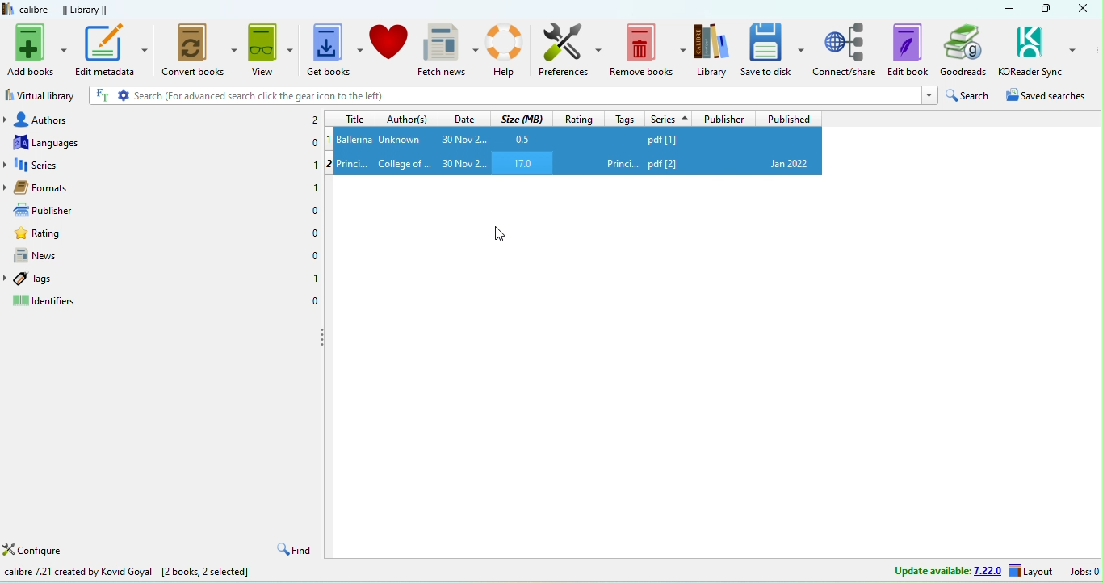  Describe the element at coordinates (40, 94) in the screenshot. I see `virtual library` at that location.